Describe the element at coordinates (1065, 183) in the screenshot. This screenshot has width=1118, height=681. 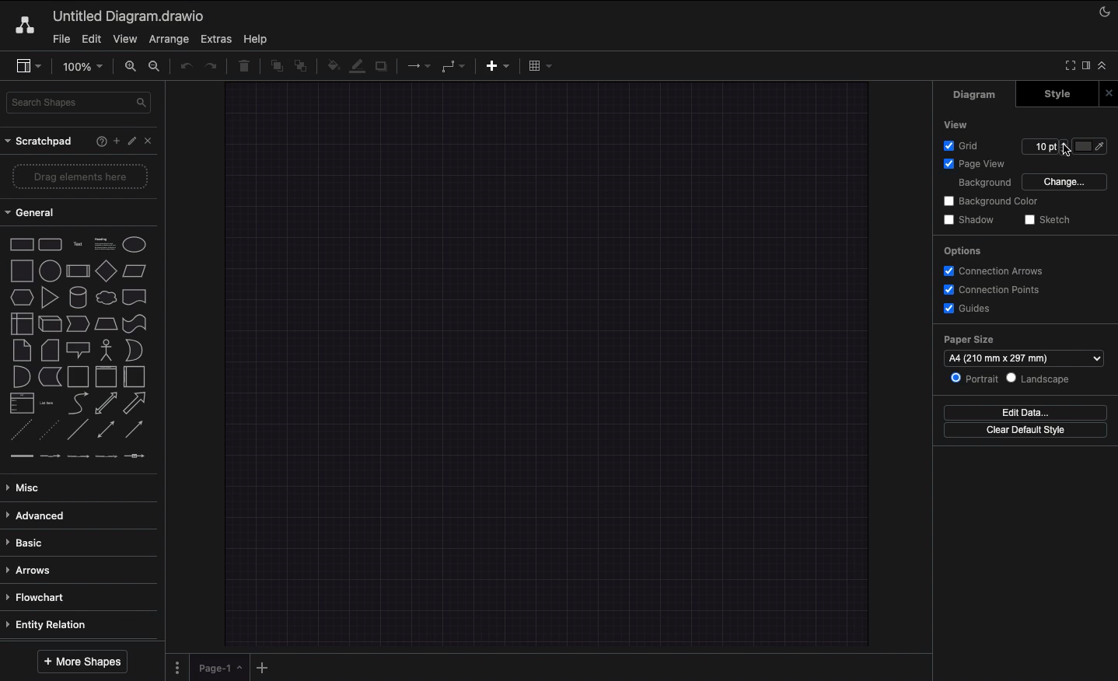
I see `Change` at that location.